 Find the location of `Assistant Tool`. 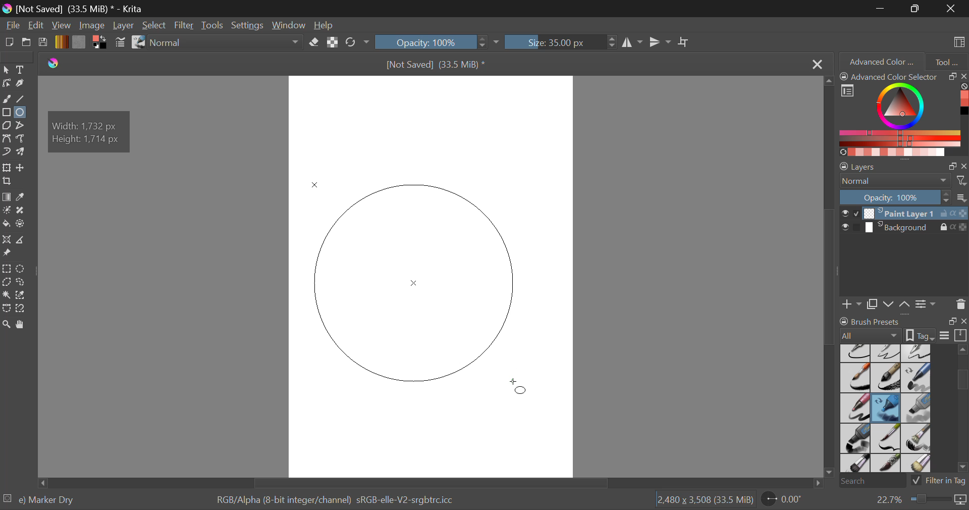

Assistant Tool is located at coordinates (7, 241).